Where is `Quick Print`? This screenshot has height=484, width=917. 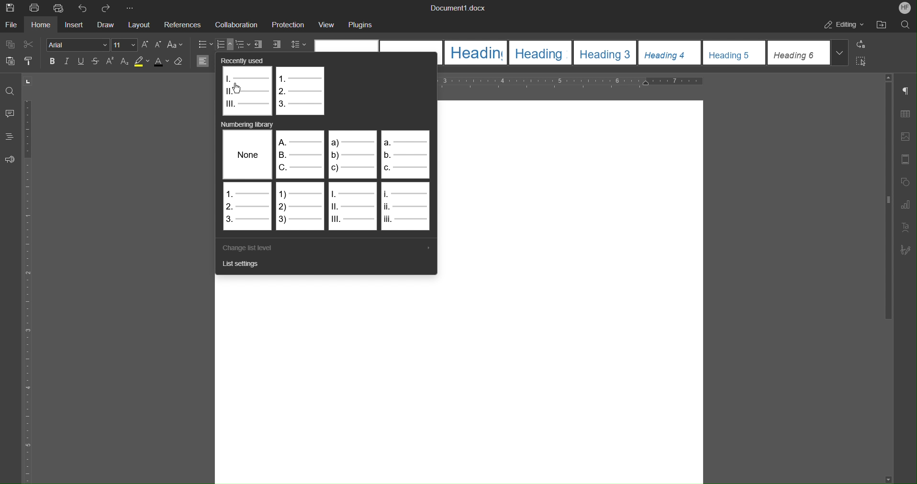
Quick Print is located at coordinates (60, 8).